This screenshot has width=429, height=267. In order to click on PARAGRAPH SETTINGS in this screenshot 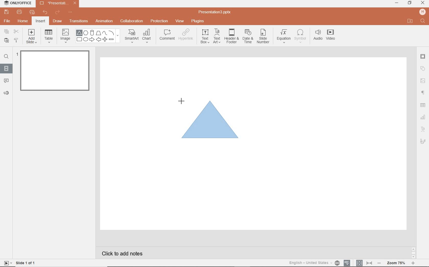, I will do `click(423, 93)`.